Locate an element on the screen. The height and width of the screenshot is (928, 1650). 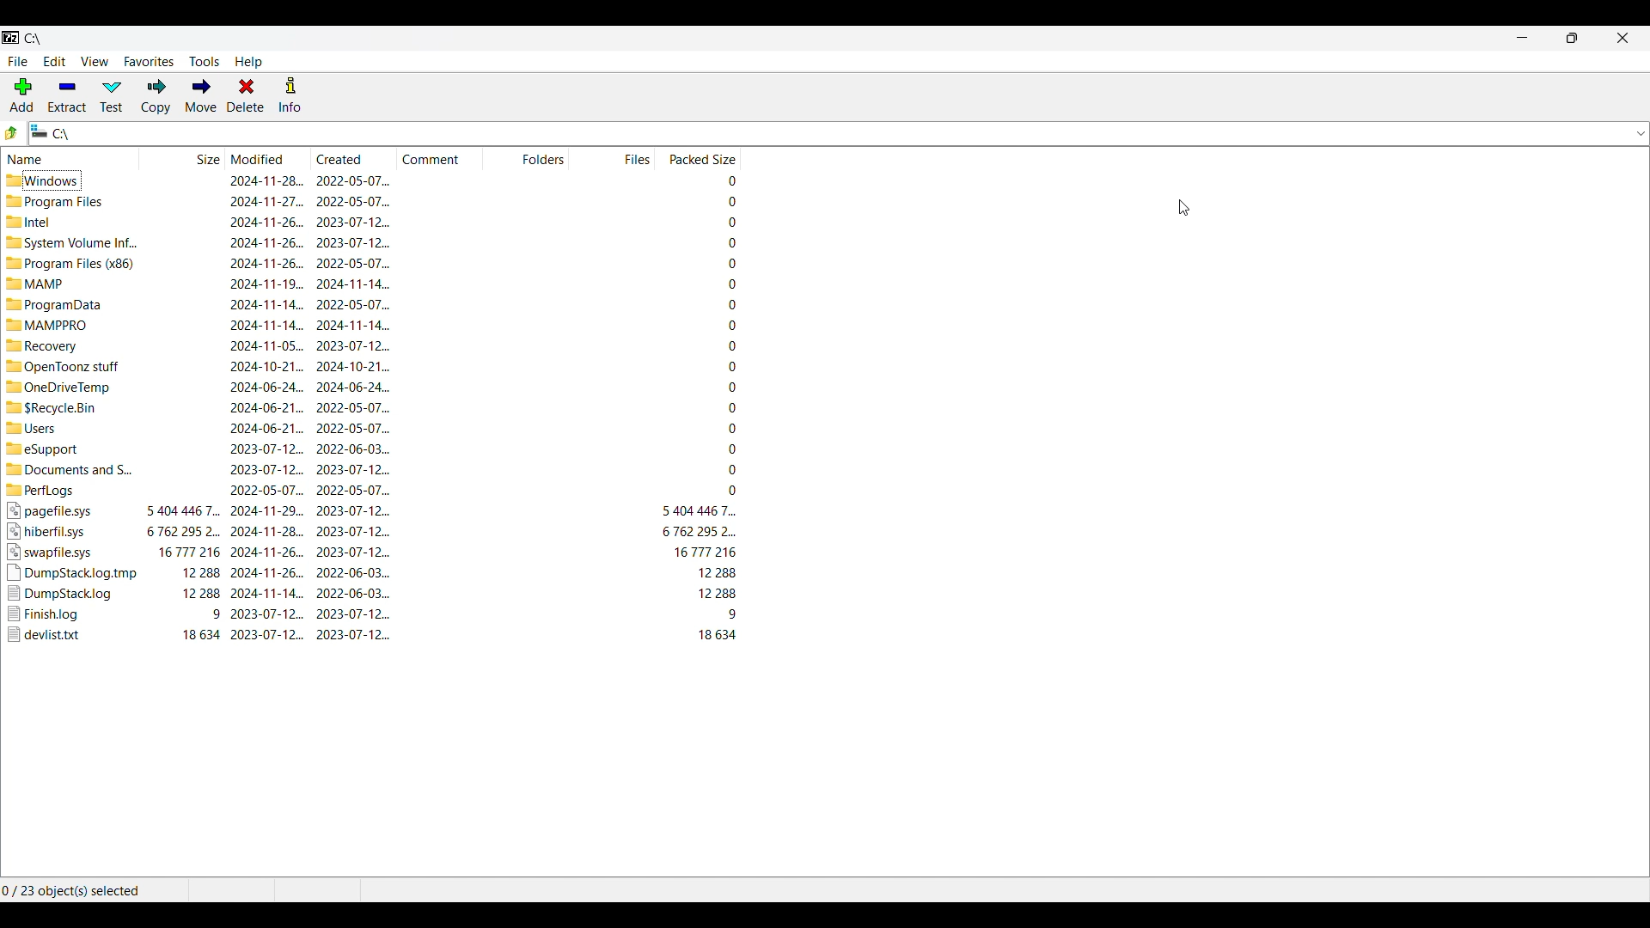
Recovery is located at coordinates (63, 345).